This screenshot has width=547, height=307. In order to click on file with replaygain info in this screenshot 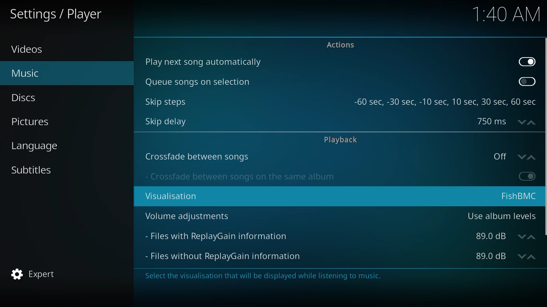, I will do `click(218, 235)`.